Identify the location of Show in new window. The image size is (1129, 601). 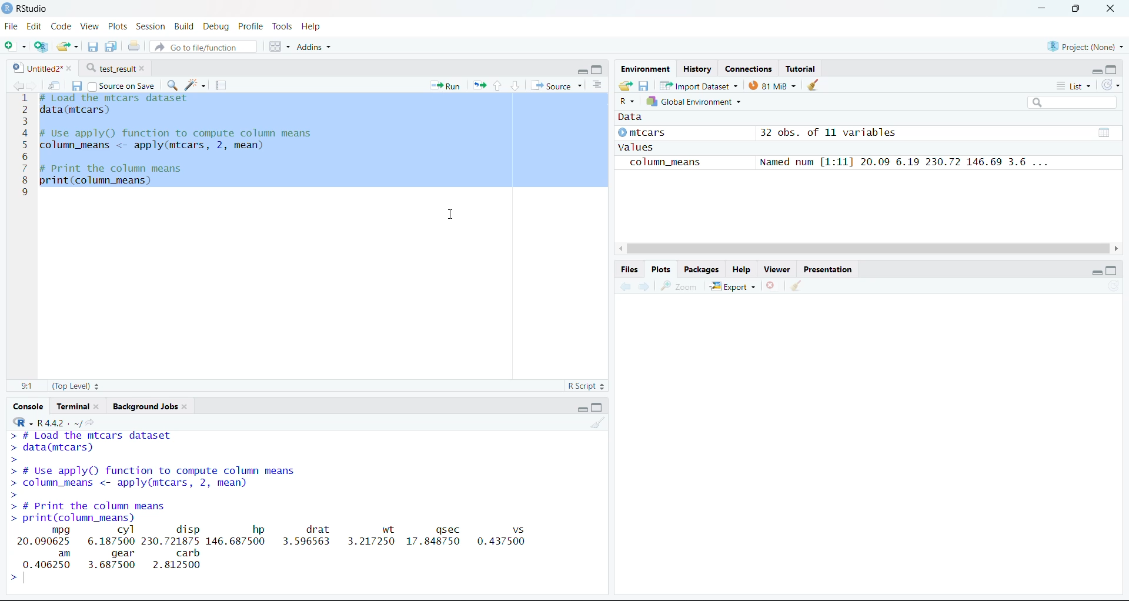
(58, 84).